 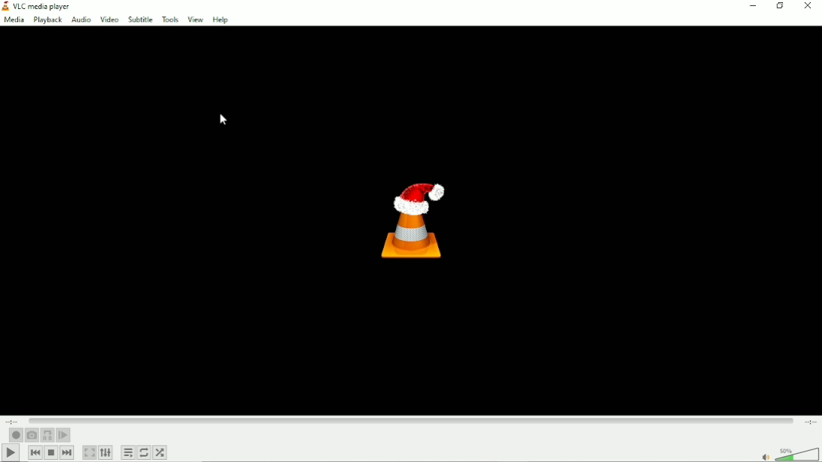 What do you see at coordinates (752, 6) in the screenshot?
I see `Minimize` at bounding box center [752, 6].